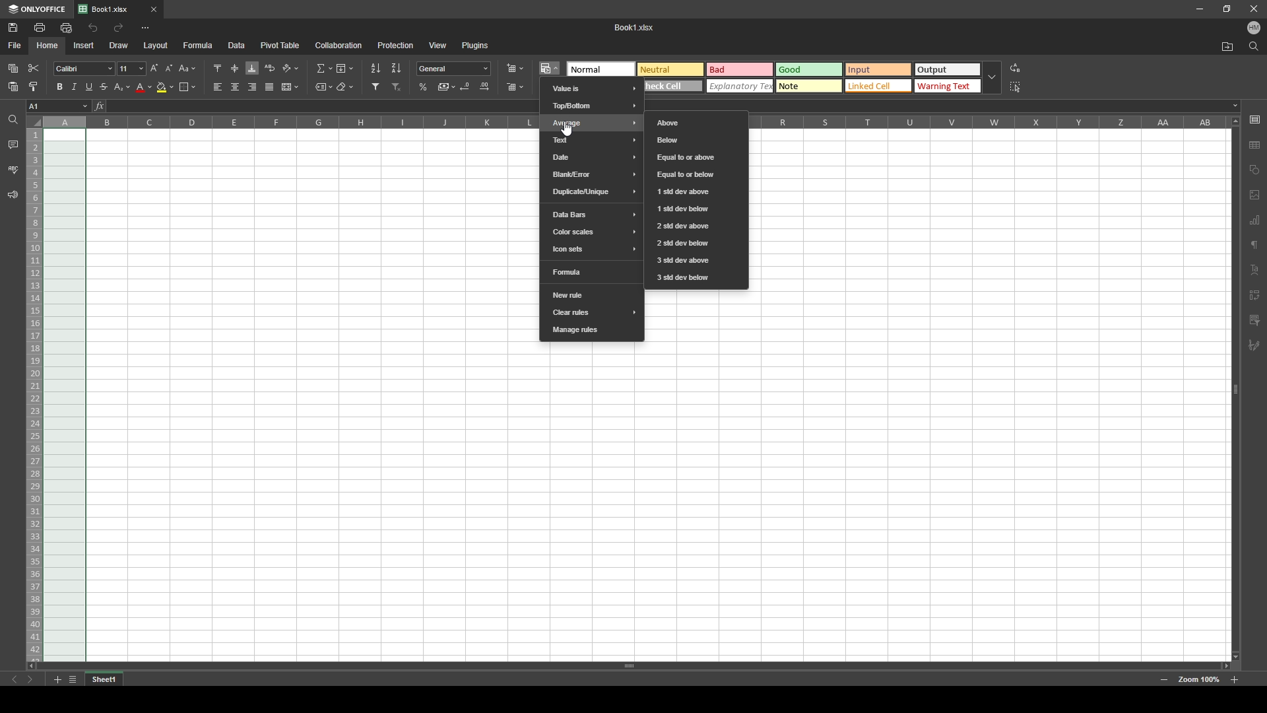 The image size is (1267, 713). What do you see at coordinates (74, 86) in the screenshot?
I see `italic` at bounding box center [74, 86].